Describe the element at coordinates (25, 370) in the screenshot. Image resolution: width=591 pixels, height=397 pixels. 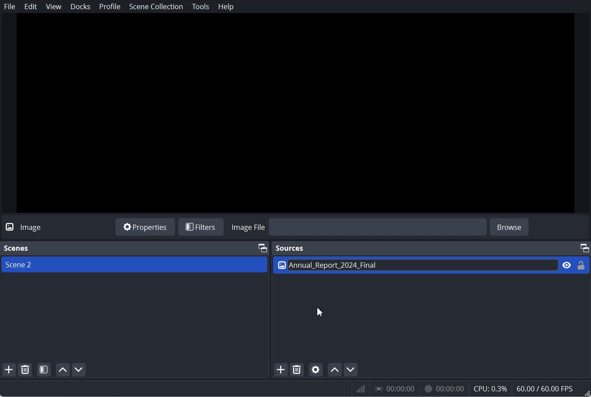
I see `Remove selected Scene` at that location.